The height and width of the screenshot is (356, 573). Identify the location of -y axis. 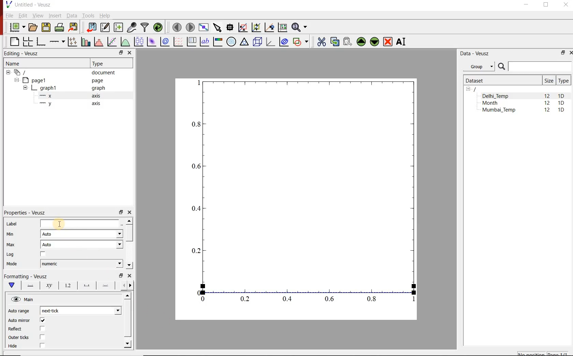
(67, 104).